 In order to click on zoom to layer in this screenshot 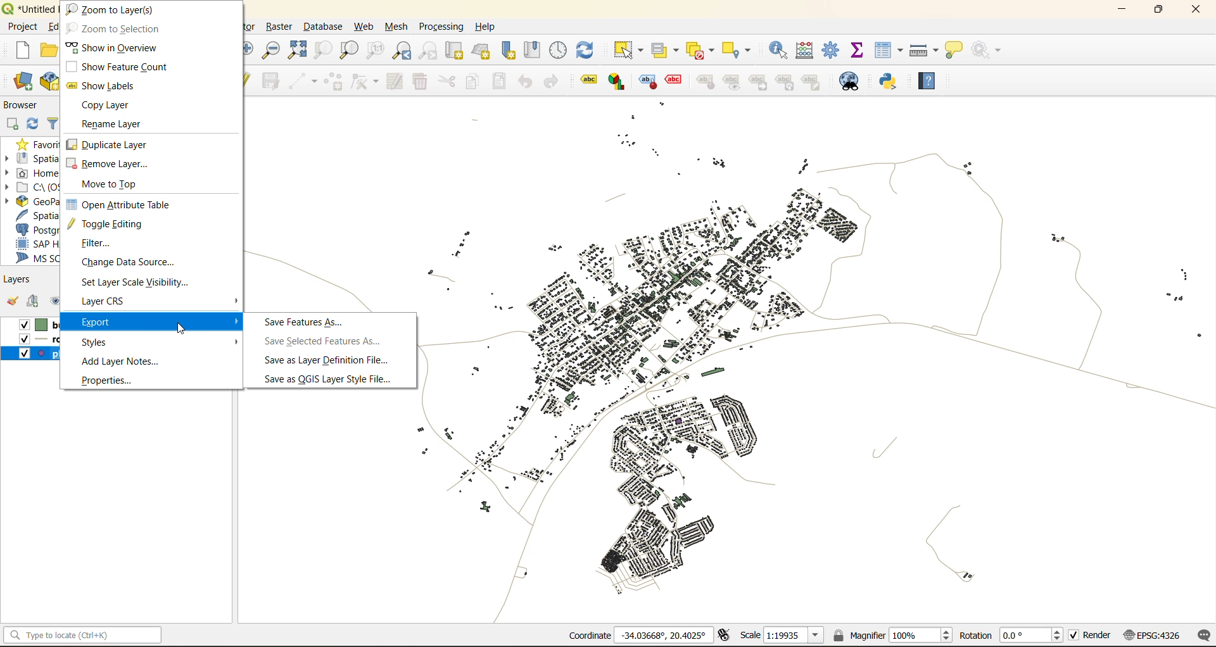, I will do `click(115, 9)`.